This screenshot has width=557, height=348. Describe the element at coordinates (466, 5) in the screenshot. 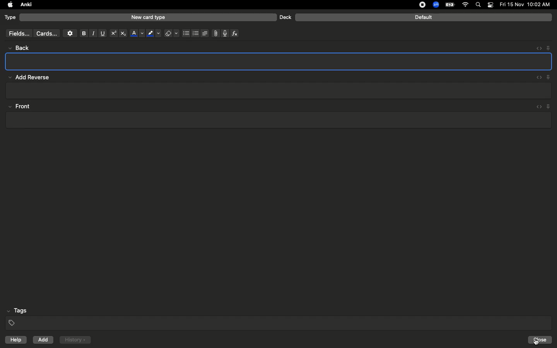

I see `Internet` at that location.